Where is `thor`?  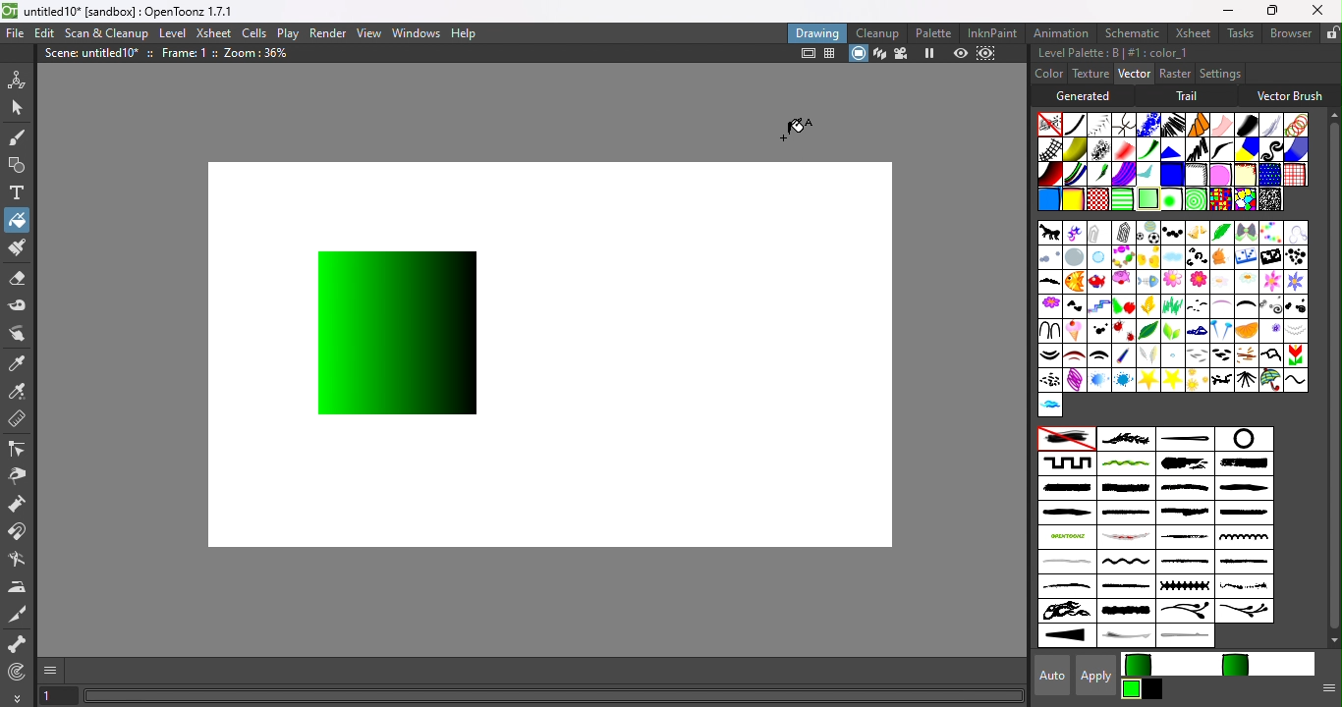
thor is located at coordinates (1220, 380).